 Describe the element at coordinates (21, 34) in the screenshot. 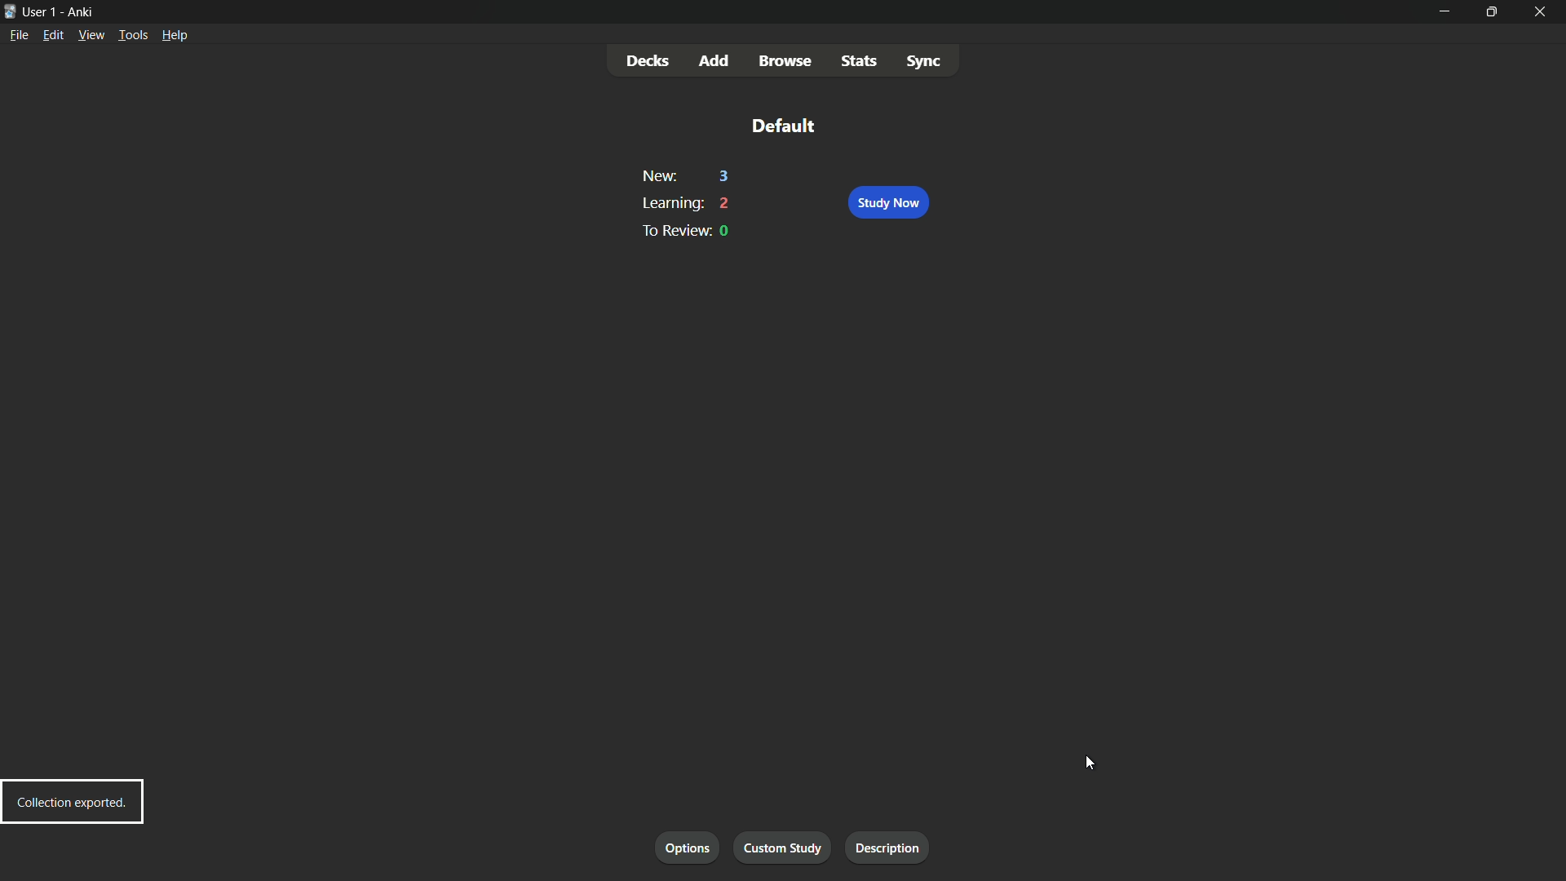

I see `file menu` at that location.